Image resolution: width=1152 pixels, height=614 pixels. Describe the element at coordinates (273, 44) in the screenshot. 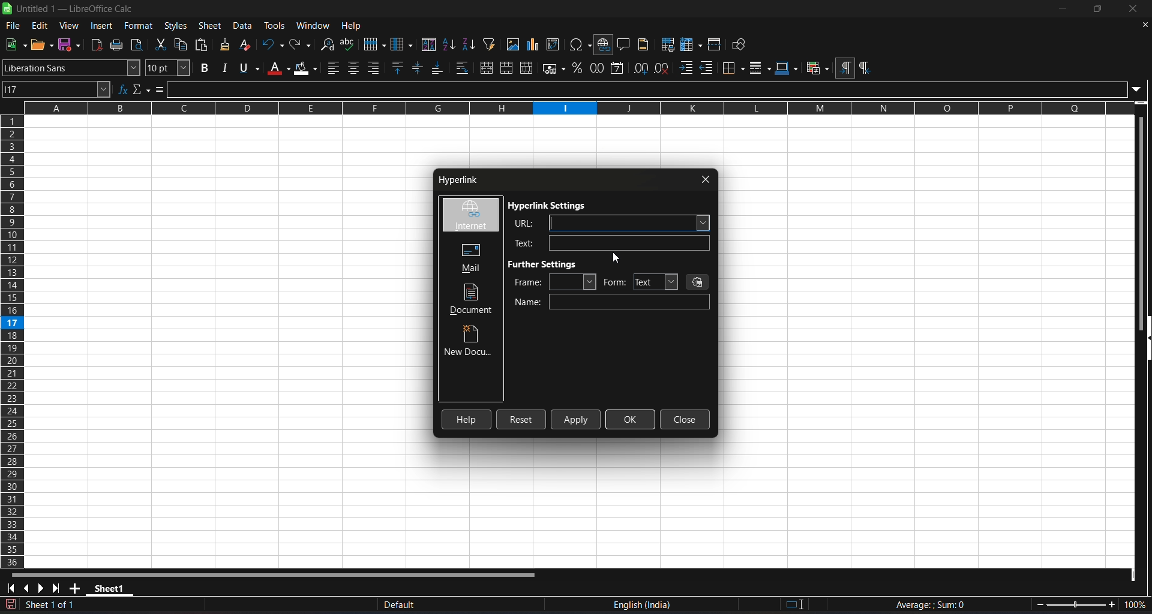

I see `undo` at that location.